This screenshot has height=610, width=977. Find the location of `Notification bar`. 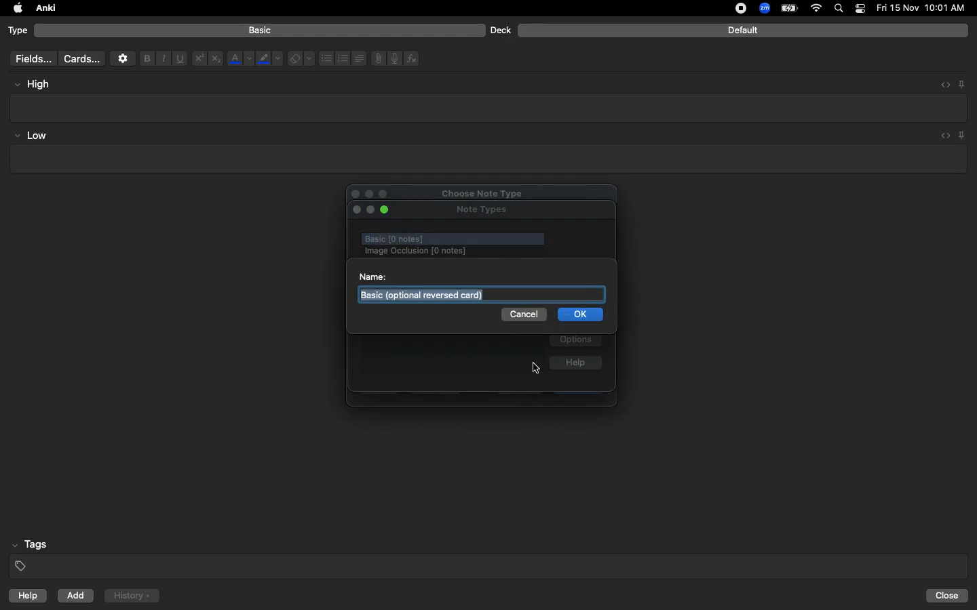

Notification bar is located at coordinates (860, 9).